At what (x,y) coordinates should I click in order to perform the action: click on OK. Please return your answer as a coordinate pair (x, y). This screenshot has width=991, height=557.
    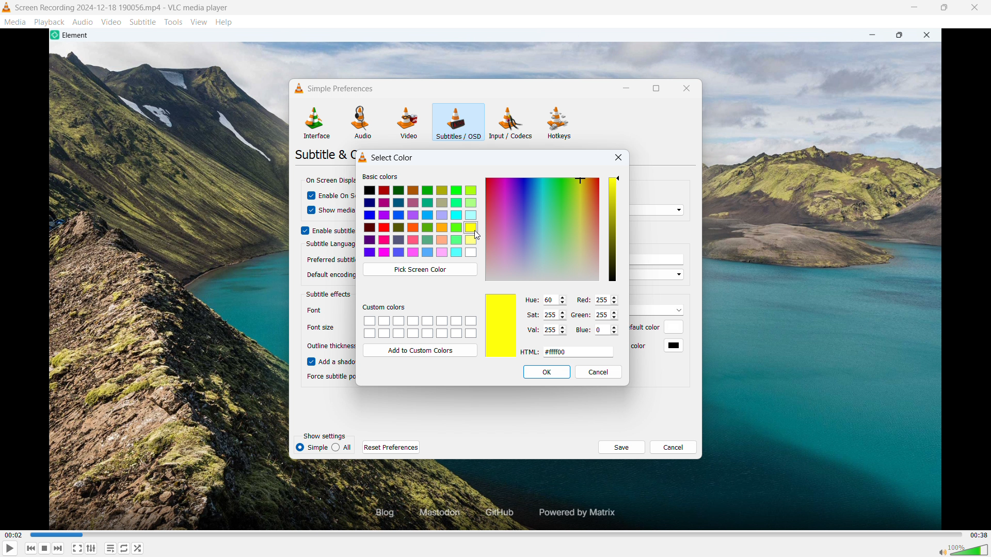
    Looking at the image, I should click on (547, 371).